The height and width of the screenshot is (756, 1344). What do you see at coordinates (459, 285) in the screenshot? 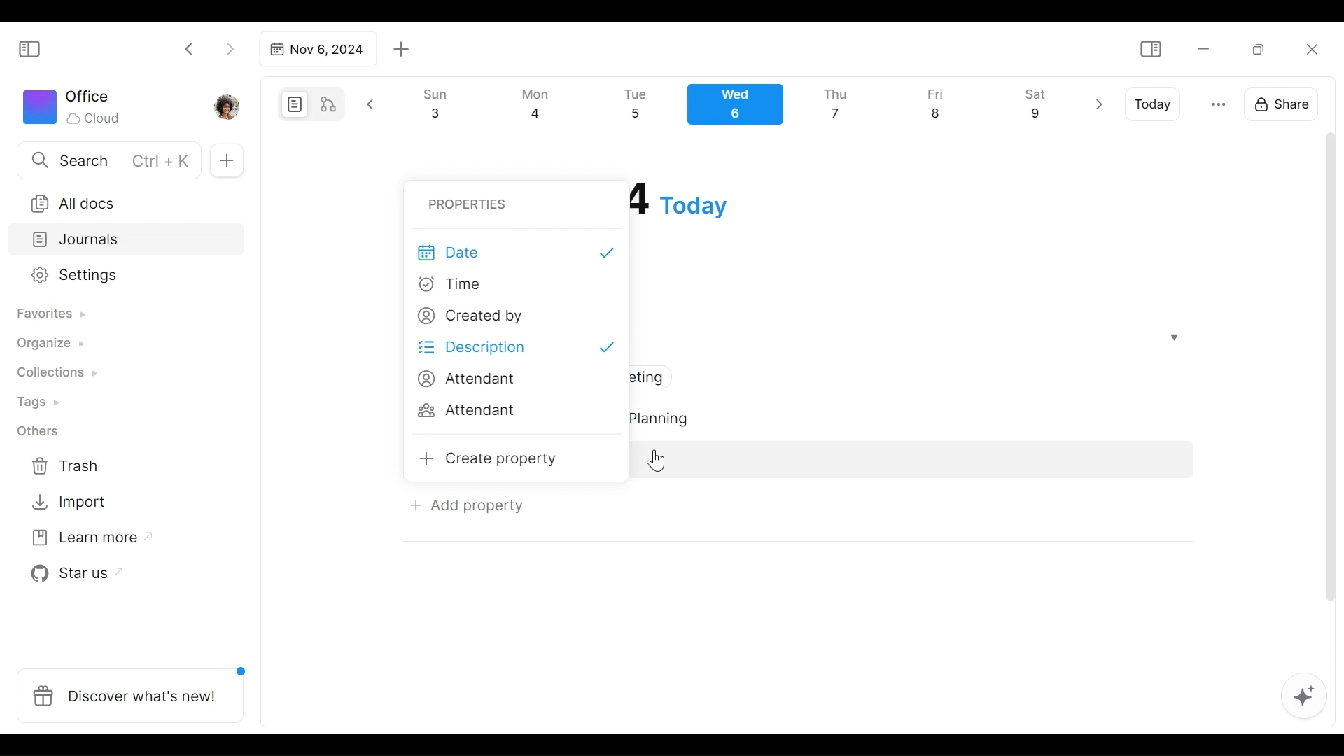
I see `Time` at bounding box center [459, 285].